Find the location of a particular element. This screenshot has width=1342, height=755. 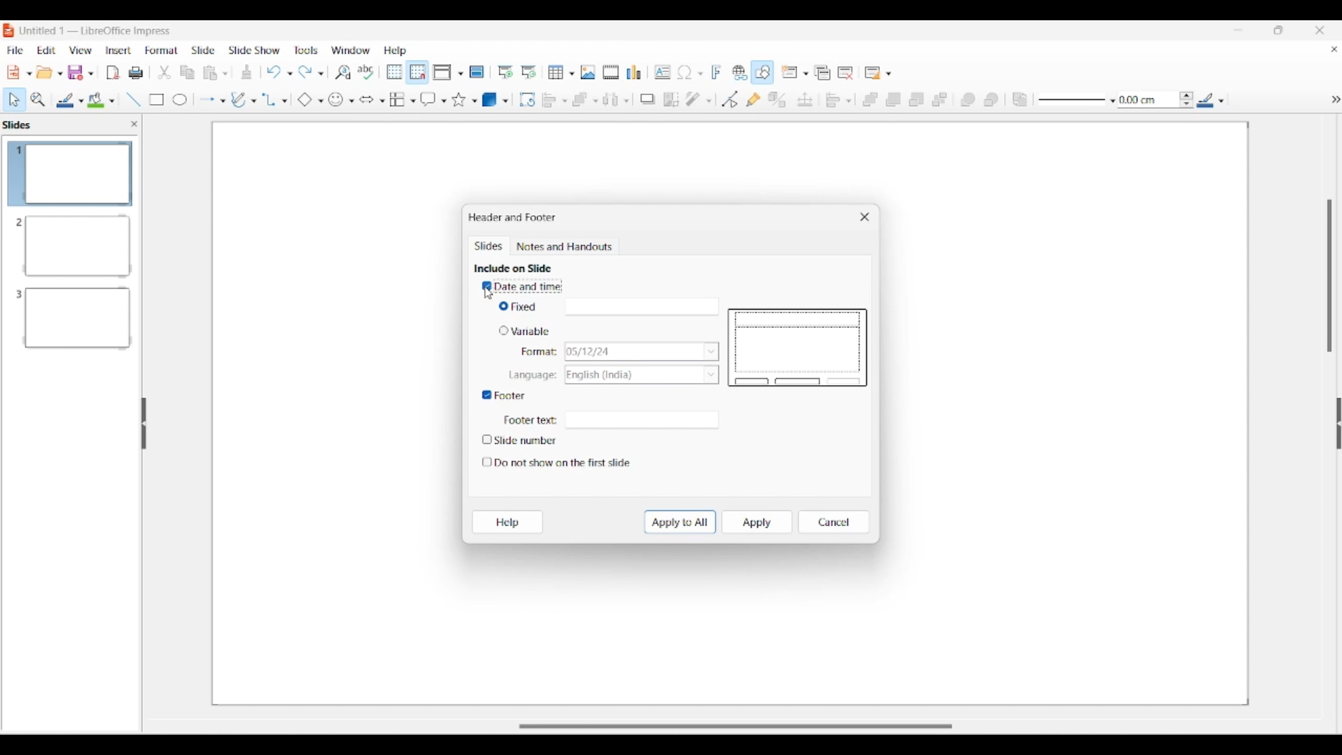

Align objects is located at coordinates (838, 100).